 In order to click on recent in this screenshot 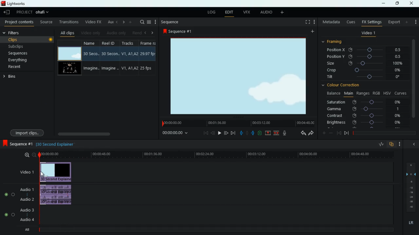, I will do `click(16, 68)`.